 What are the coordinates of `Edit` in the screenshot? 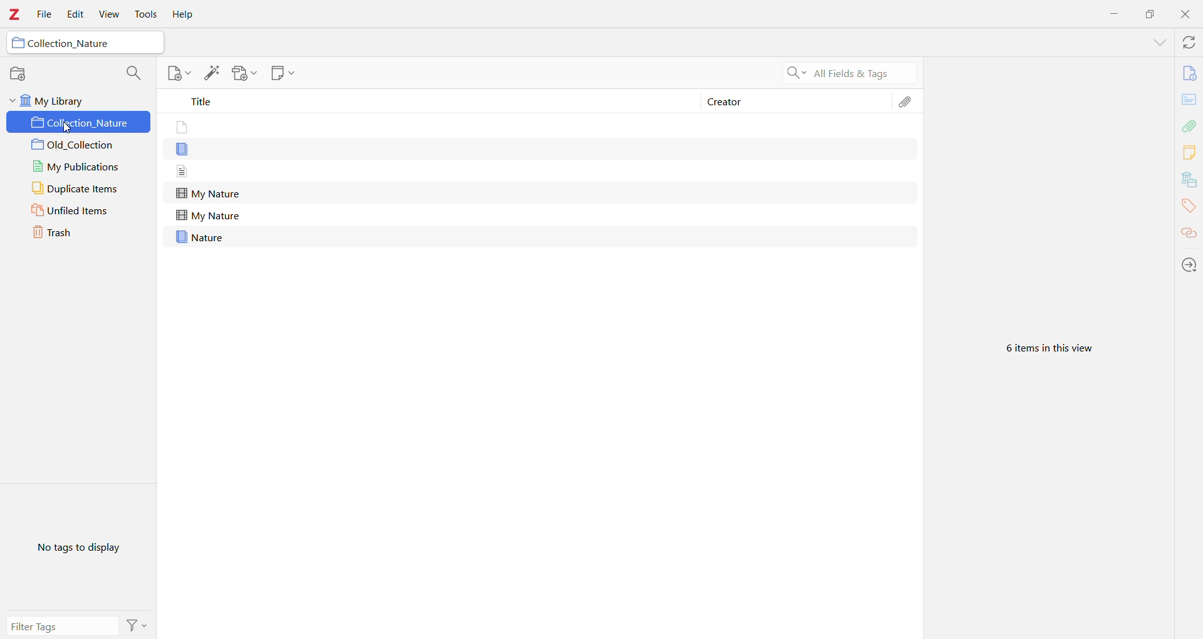 It's located at (76, 14).